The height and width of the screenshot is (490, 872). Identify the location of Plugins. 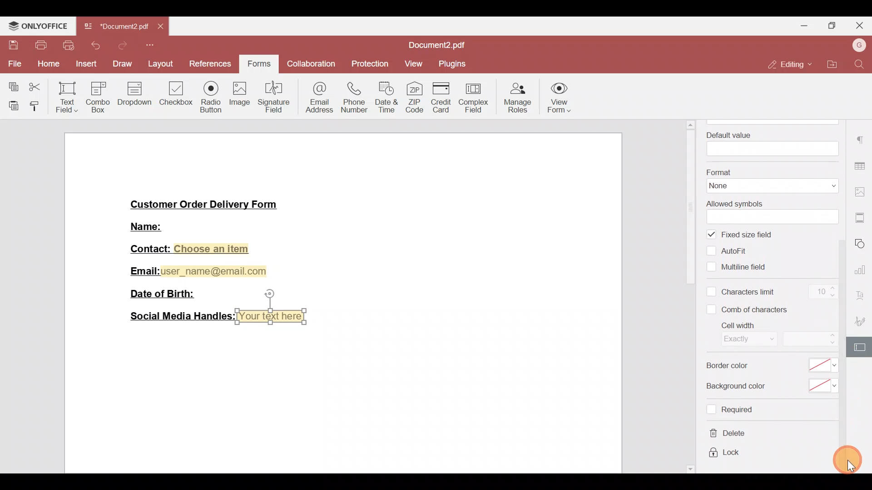
(453, 64).